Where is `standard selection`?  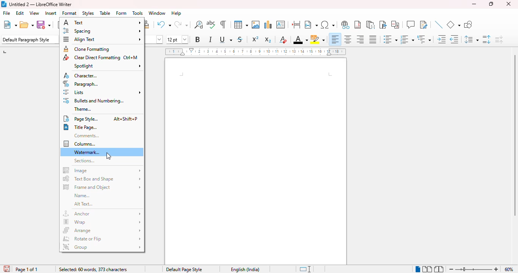
standard selection is located at coordinates (306, 269).